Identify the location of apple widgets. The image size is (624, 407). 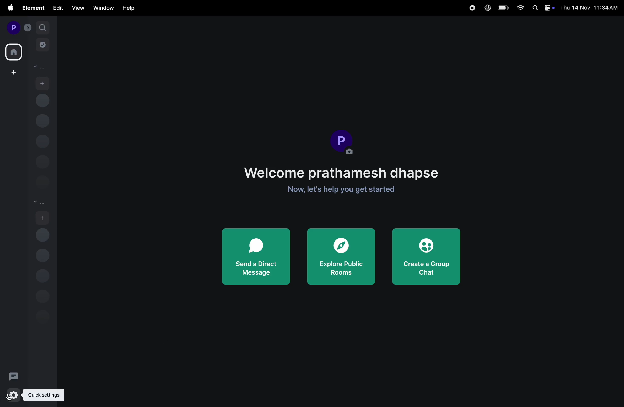
(541, 8).